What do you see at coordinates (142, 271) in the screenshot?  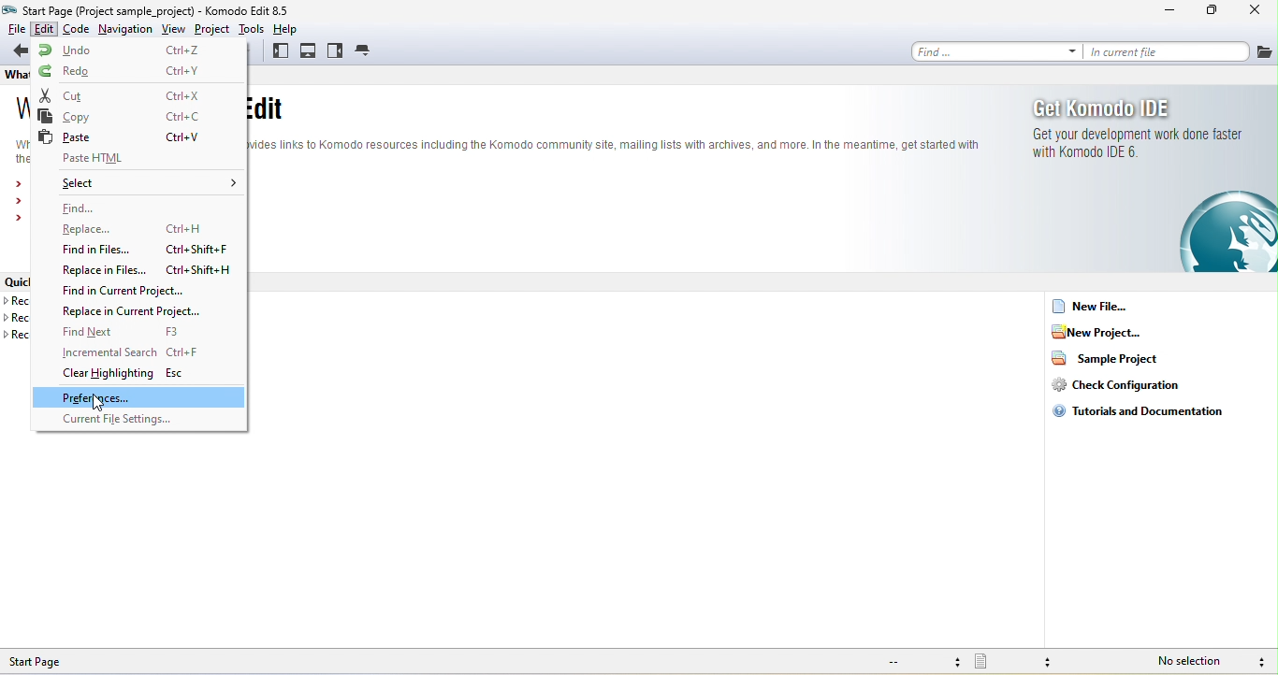 I see `replace in files` at bounding box center [142, 271].